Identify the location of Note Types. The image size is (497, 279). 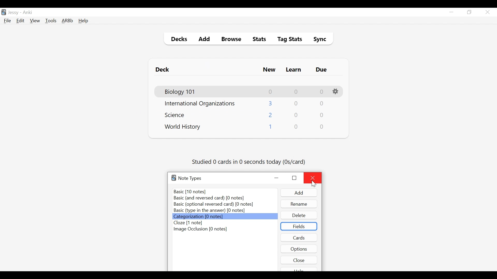
(190, 178).